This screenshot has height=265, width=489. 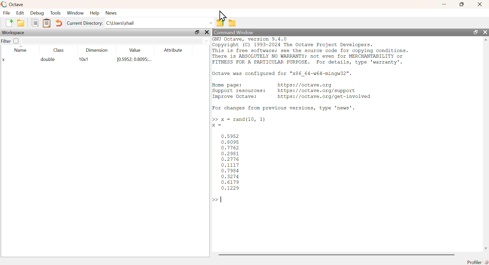 I want to click on maximize, so click(x=461, y=4).